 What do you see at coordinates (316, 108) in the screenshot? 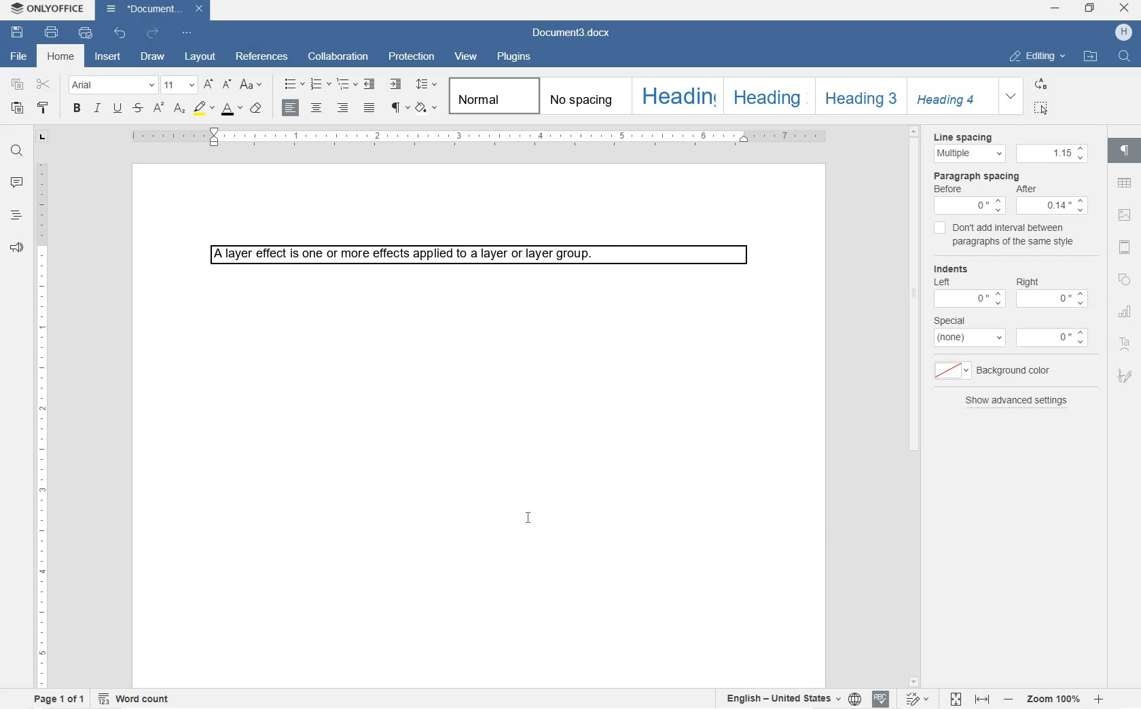
I see `ALIGN CENTER` at bounding box center [316, 108].